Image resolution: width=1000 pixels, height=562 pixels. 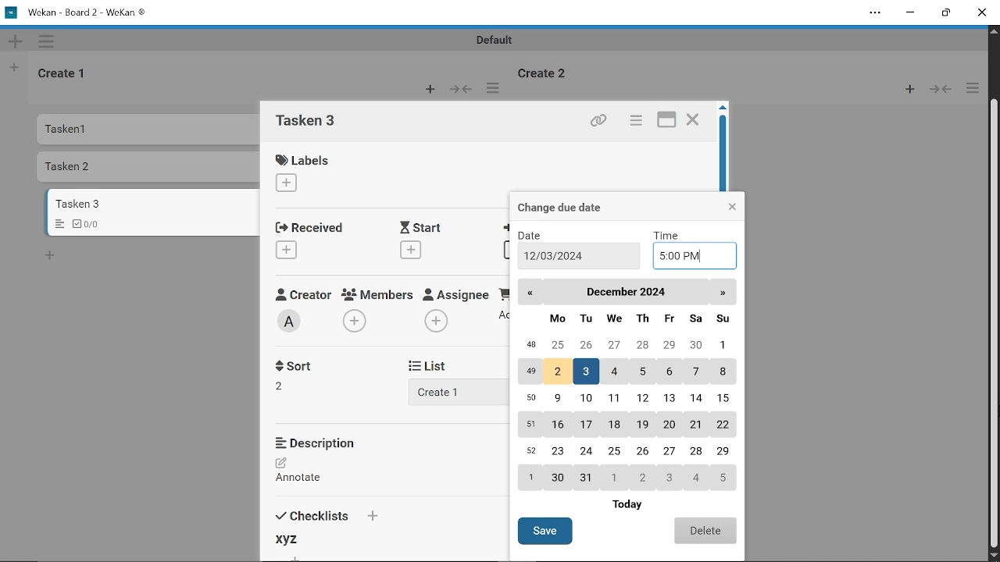 I want to click on today, so click(x=637, y=503).